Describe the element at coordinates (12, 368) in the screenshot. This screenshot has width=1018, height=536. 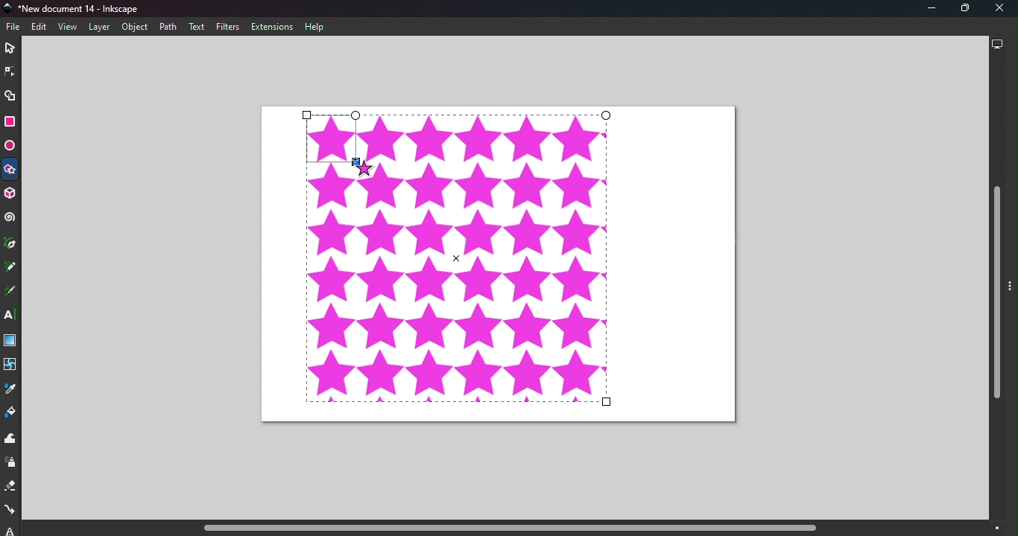
I see `Mesh tool` at that location.